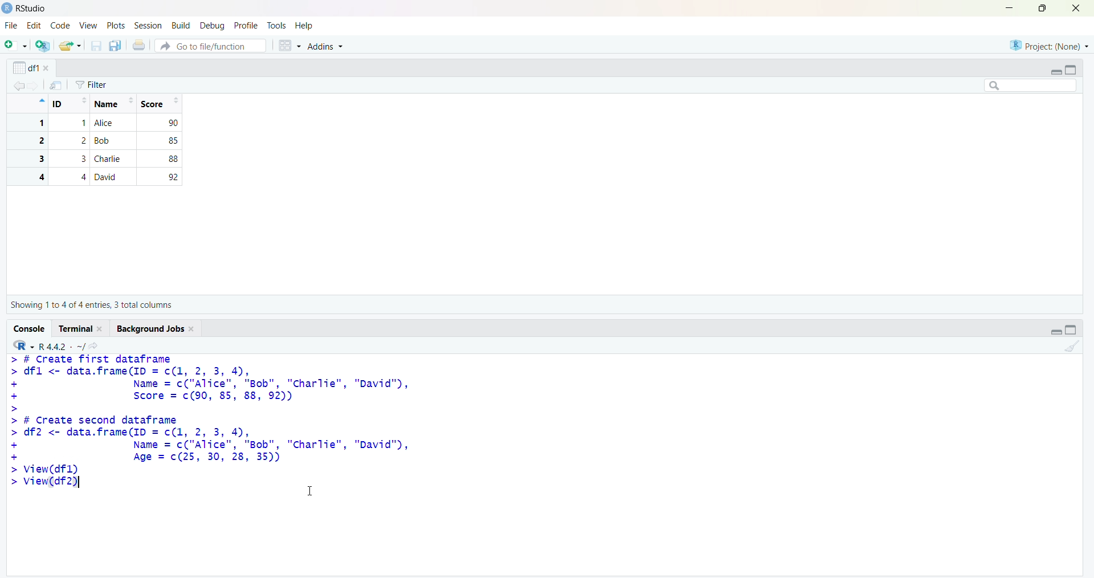 The width and height of the screenshot is (1094, 578). I want to click on Name, so click(113, 104).